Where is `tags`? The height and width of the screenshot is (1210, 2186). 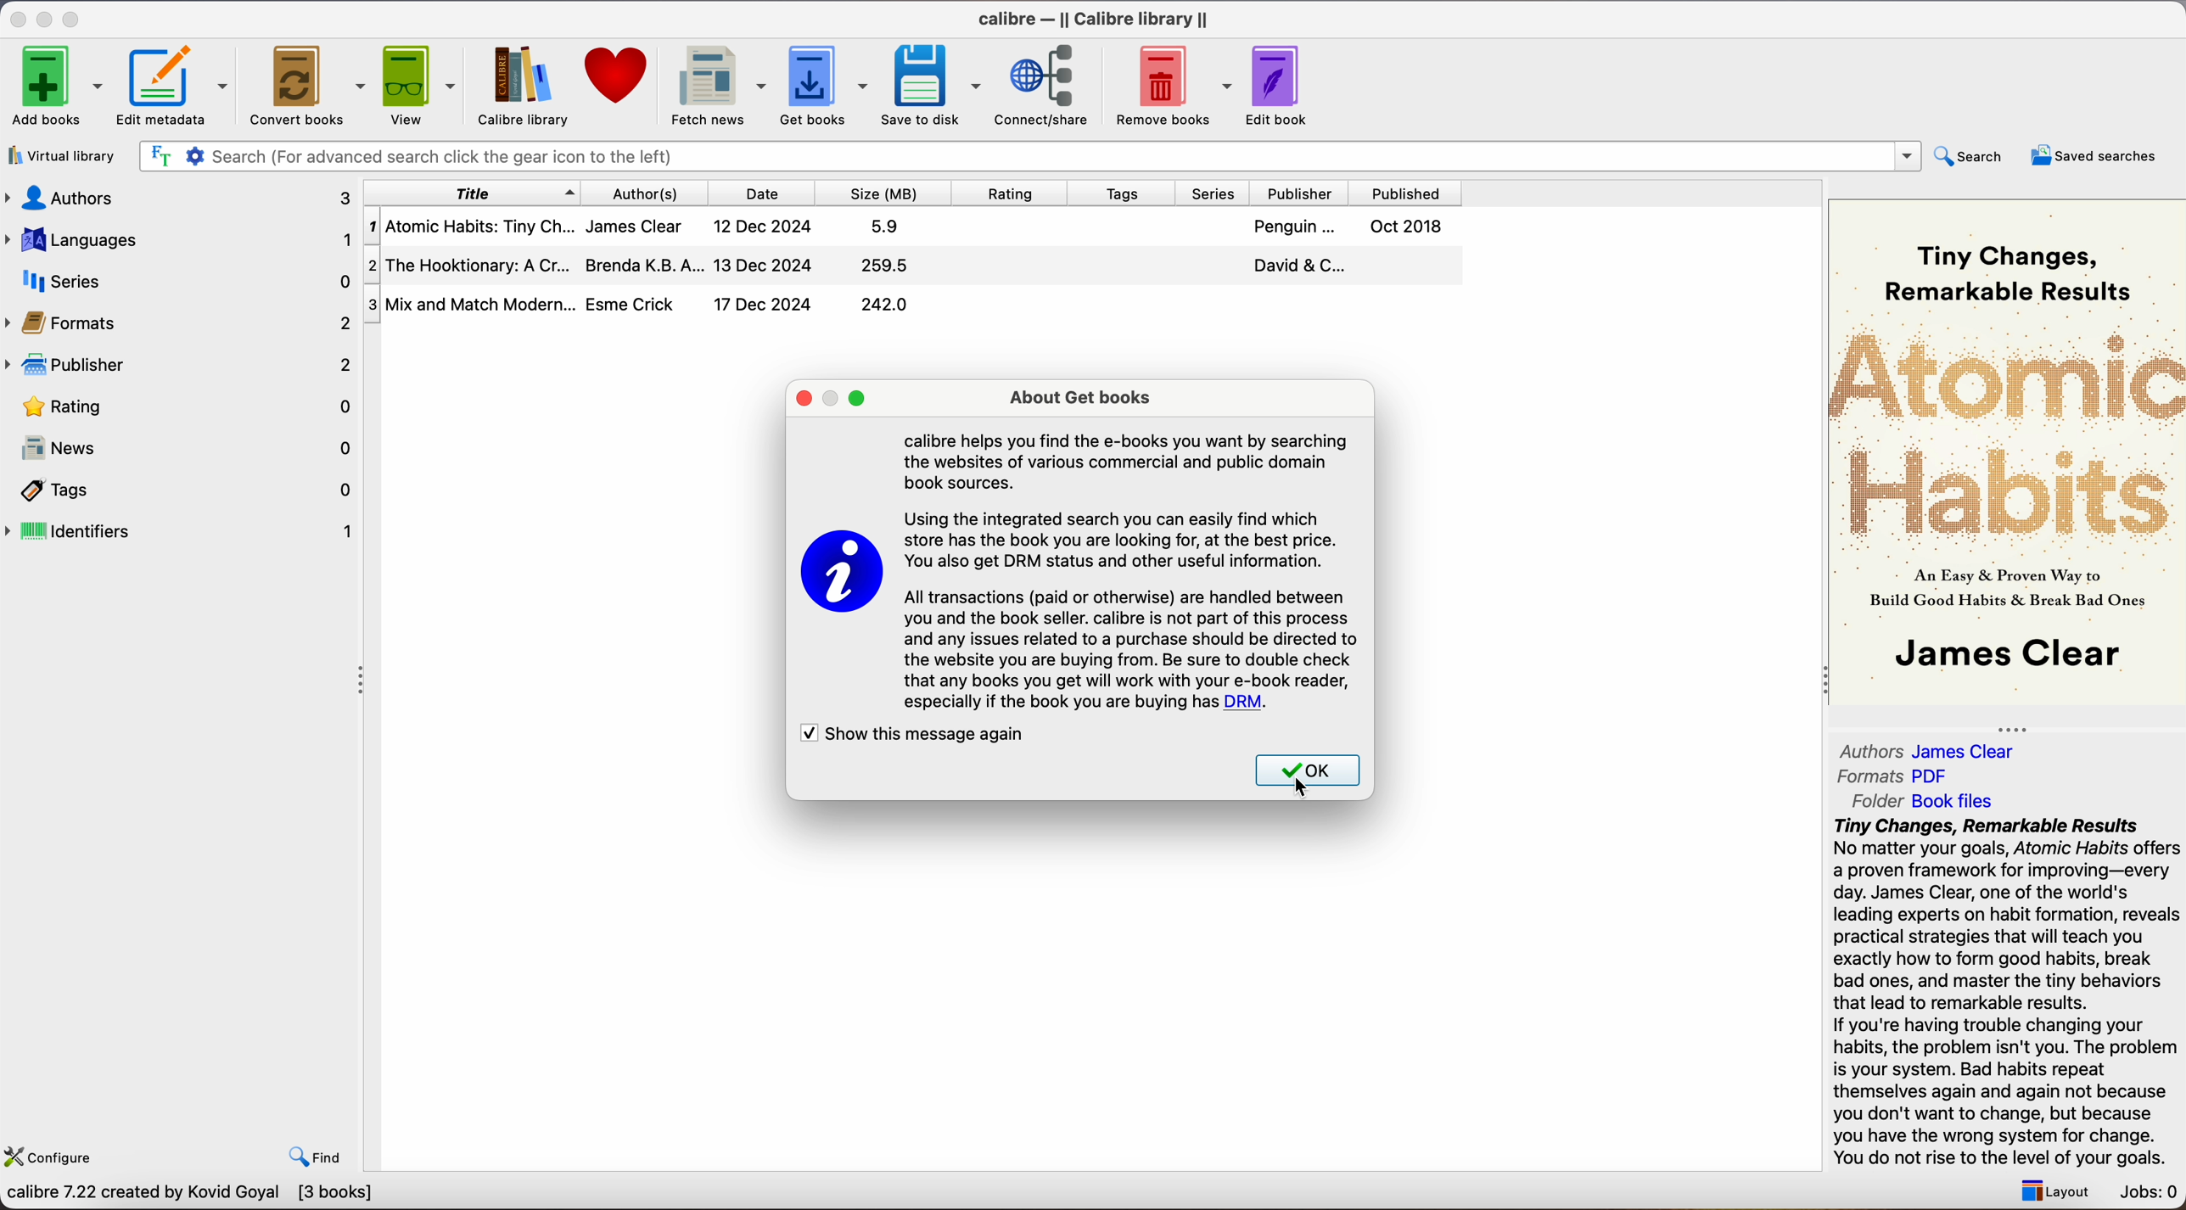 tags is located at coordinates (183, 492).